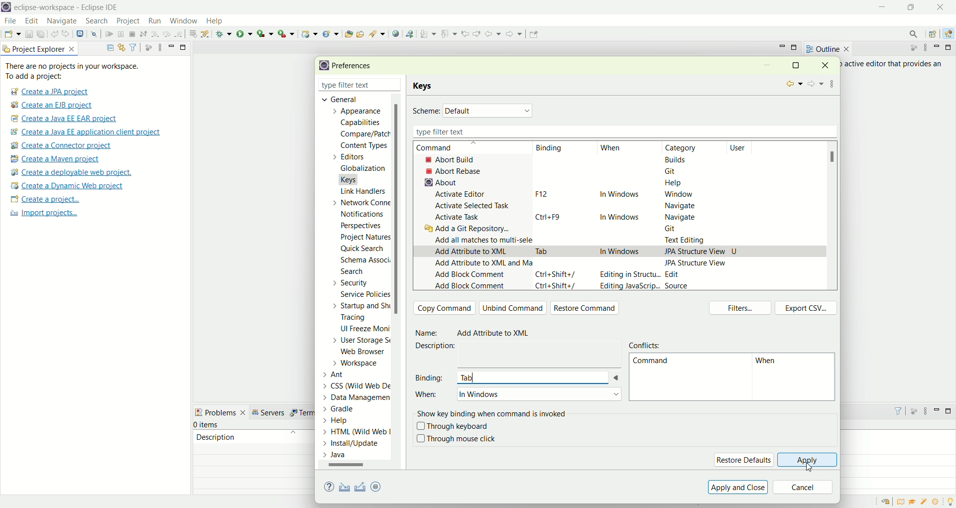 The image size is (956, 508). What do you see at coordinates (155, 33) in the screenshot?
I see `step into` at bounding box center [155, 33].